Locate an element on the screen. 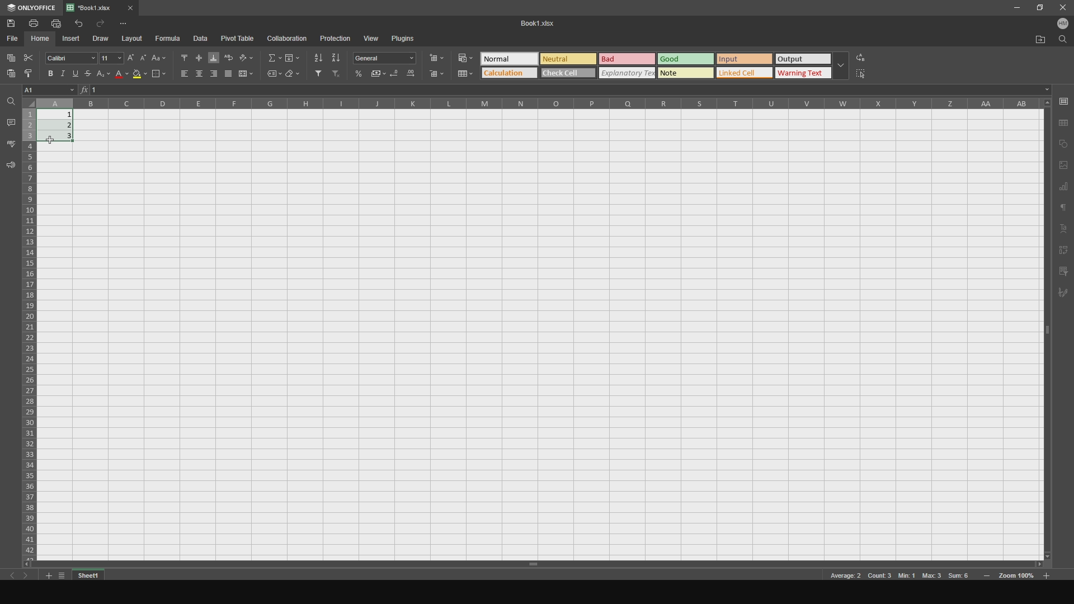 This screenshot has width=1074, height=604. bold is located at coordinates (49, 73).